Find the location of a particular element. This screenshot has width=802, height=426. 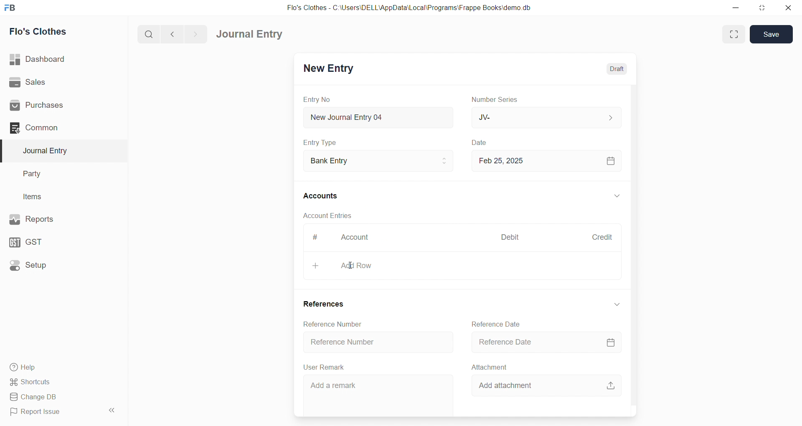

Flo's Clothes - C:\Users\DELL\AppData\Local\Programs\Frappe Books\demo.db is located at coordinates (409, 8).